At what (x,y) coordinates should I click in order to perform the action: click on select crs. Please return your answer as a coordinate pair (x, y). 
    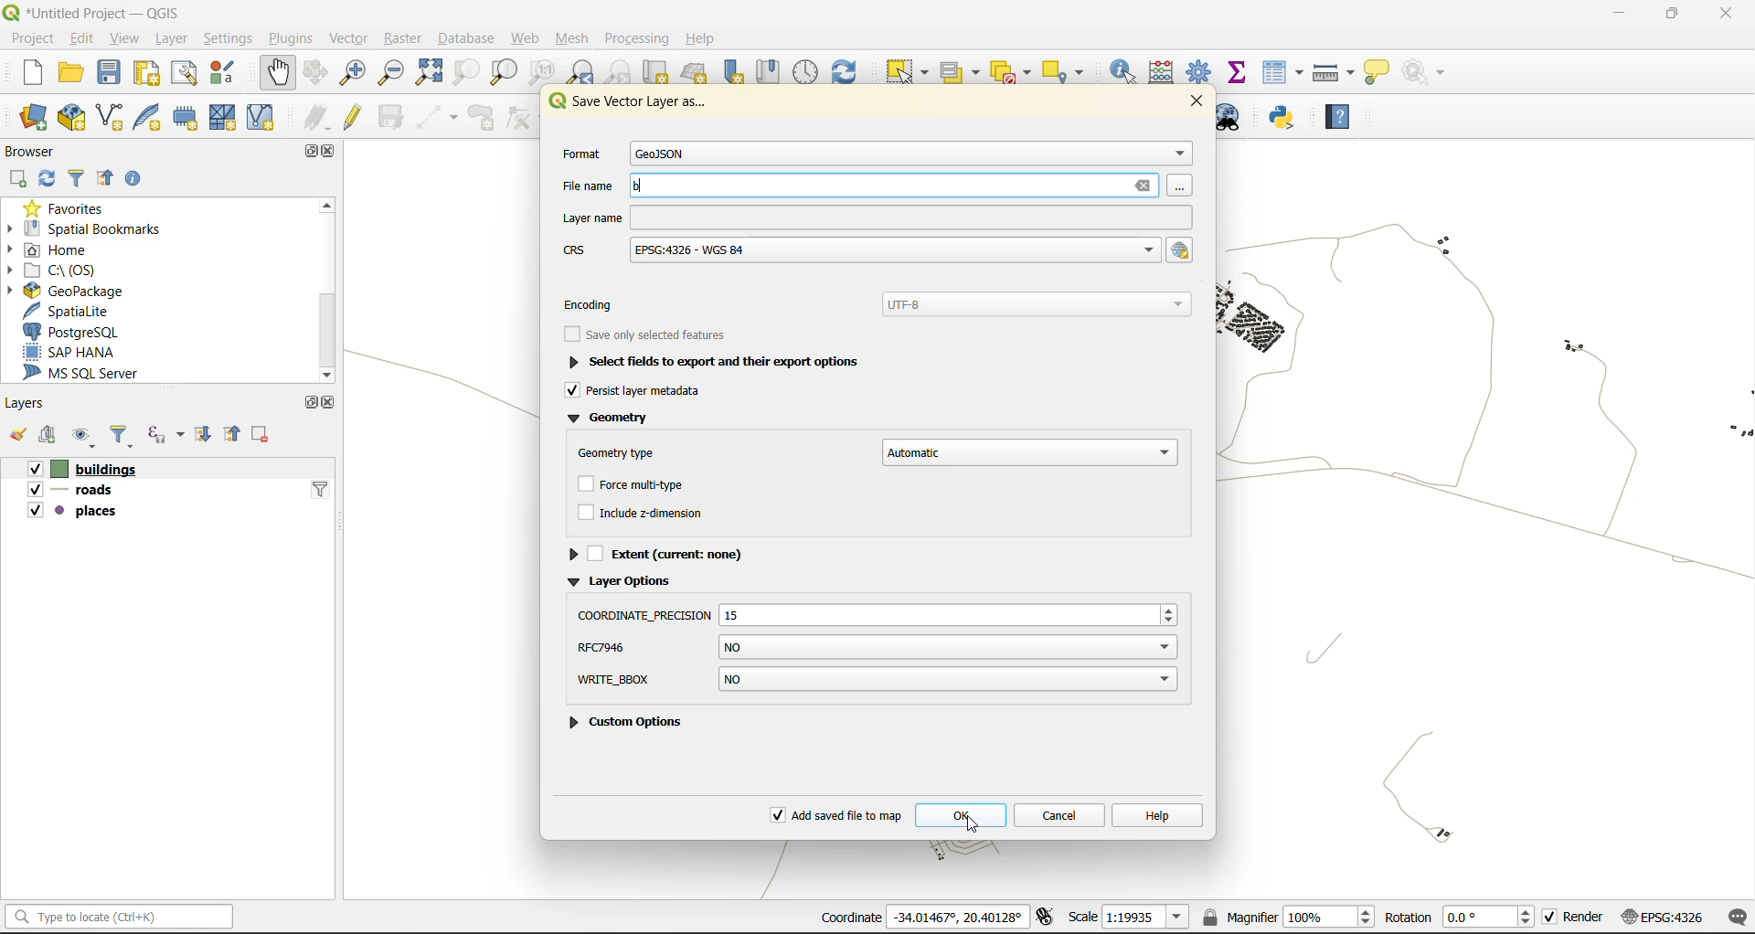
    Looking at the image, I should click on (1182, 250).